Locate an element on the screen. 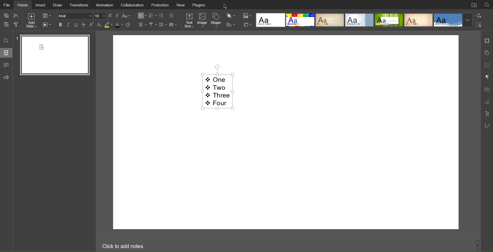  Insert is located at coordinates (41, 5).